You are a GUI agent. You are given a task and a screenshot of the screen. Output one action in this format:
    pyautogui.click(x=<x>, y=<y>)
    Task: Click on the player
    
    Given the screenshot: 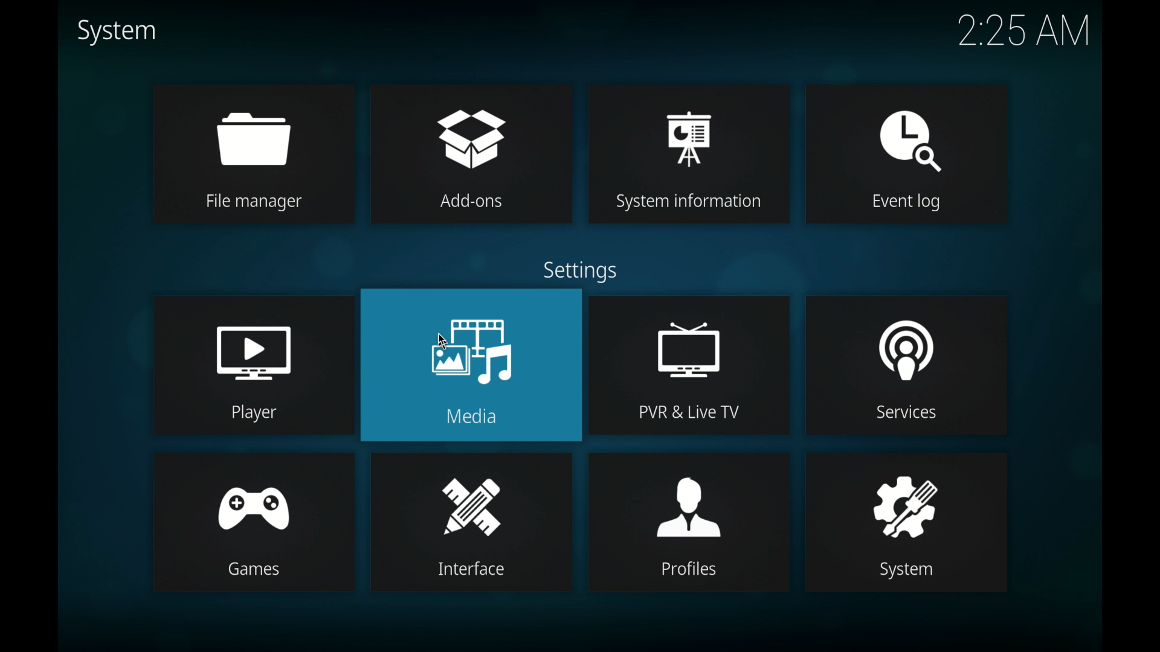 What is the action you would take?
    pyautogui.click(x=254, y=345)
    